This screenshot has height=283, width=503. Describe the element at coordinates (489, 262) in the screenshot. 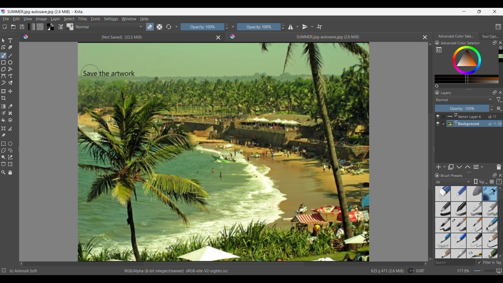

I see `Filter in Tag` at that location.